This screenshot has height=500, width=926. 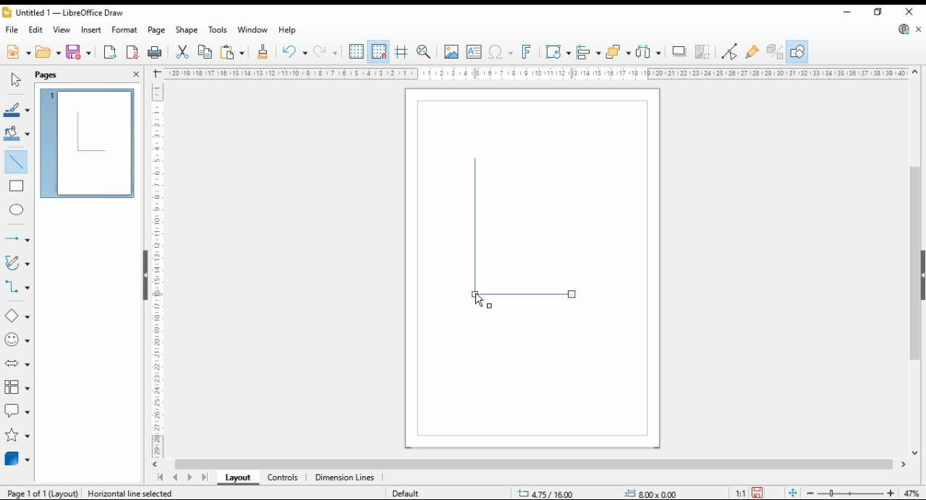 What do you see at coordinates (282, 478) in the screenshot?
I see `controls` at bounding box center [282, 478].